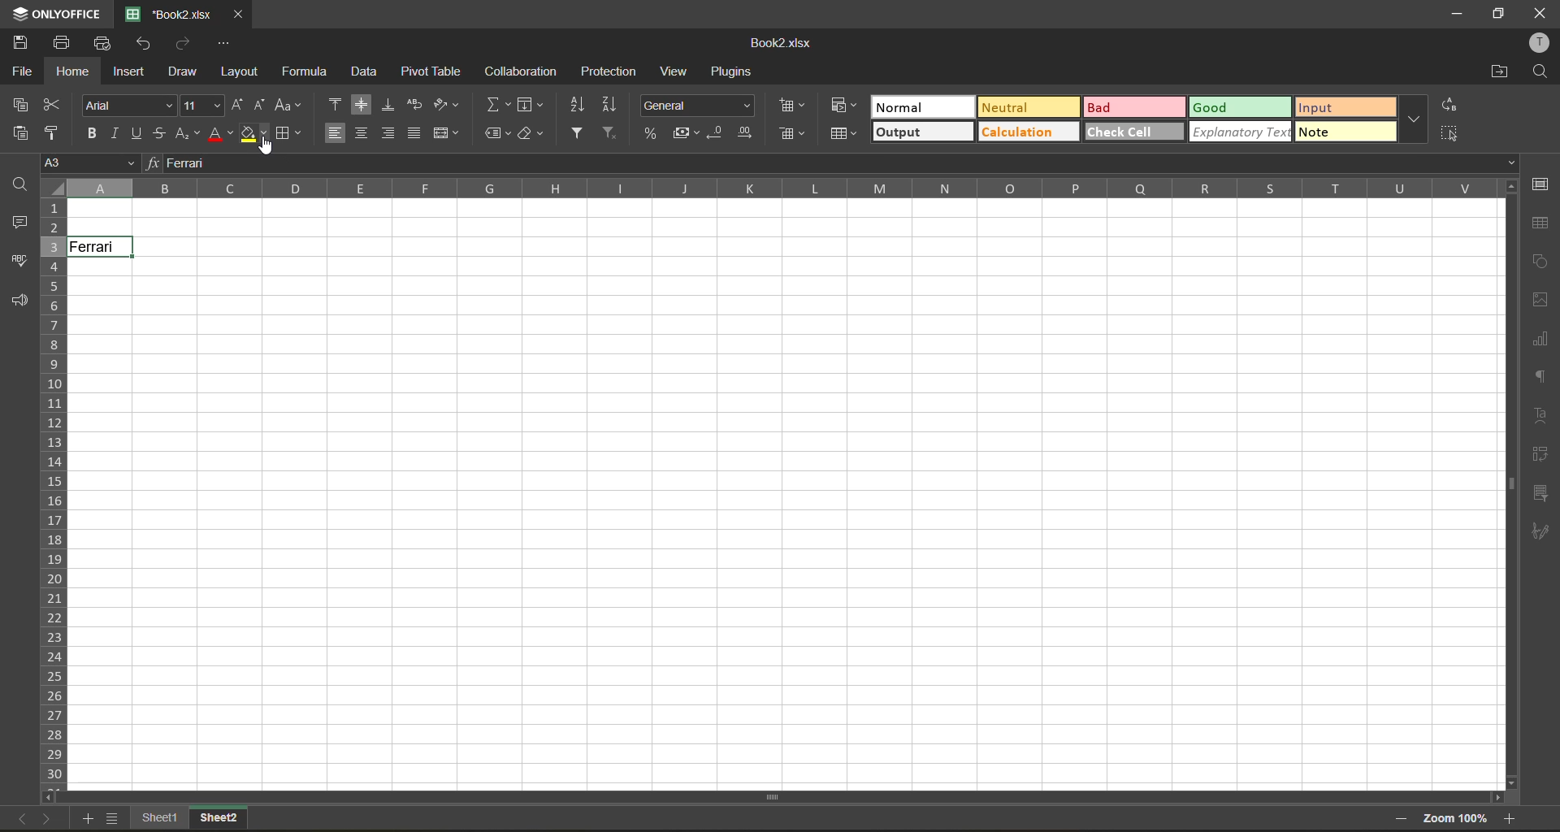 This screenshot has height=832, width=1560. Describe the element at coordinates (1455, 15) in the screenshot. I see `minimize` at that location.